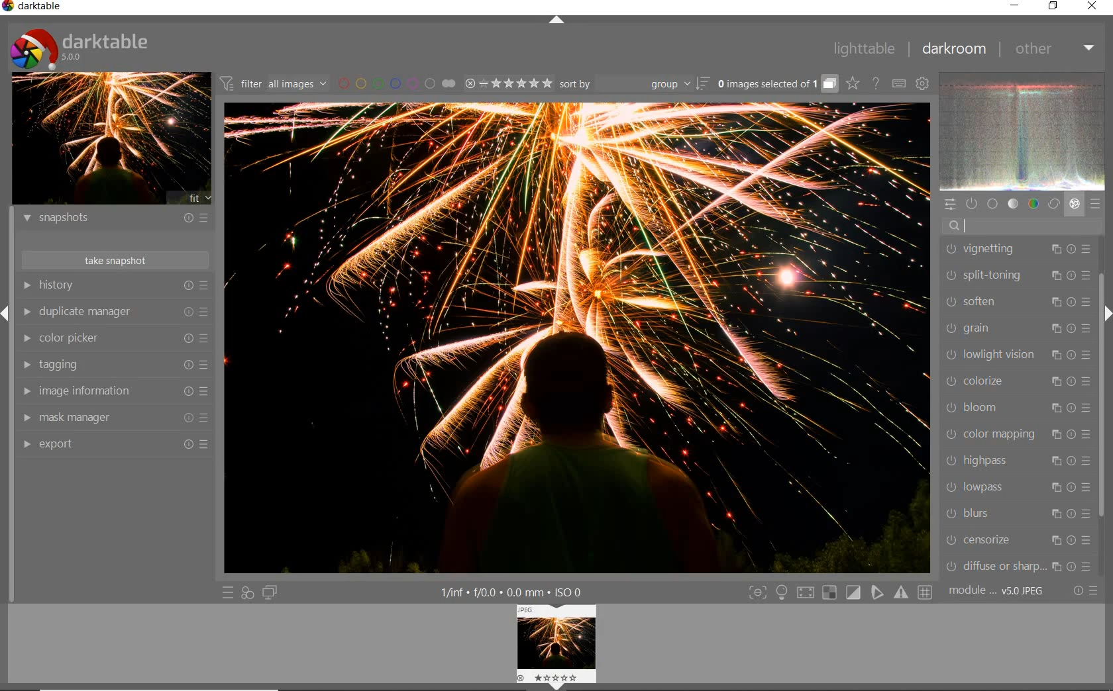 Image resolution: width=1113 pixels, height=691 pixels. I want to click on reset or presets and preferences, so click(1087, 592).